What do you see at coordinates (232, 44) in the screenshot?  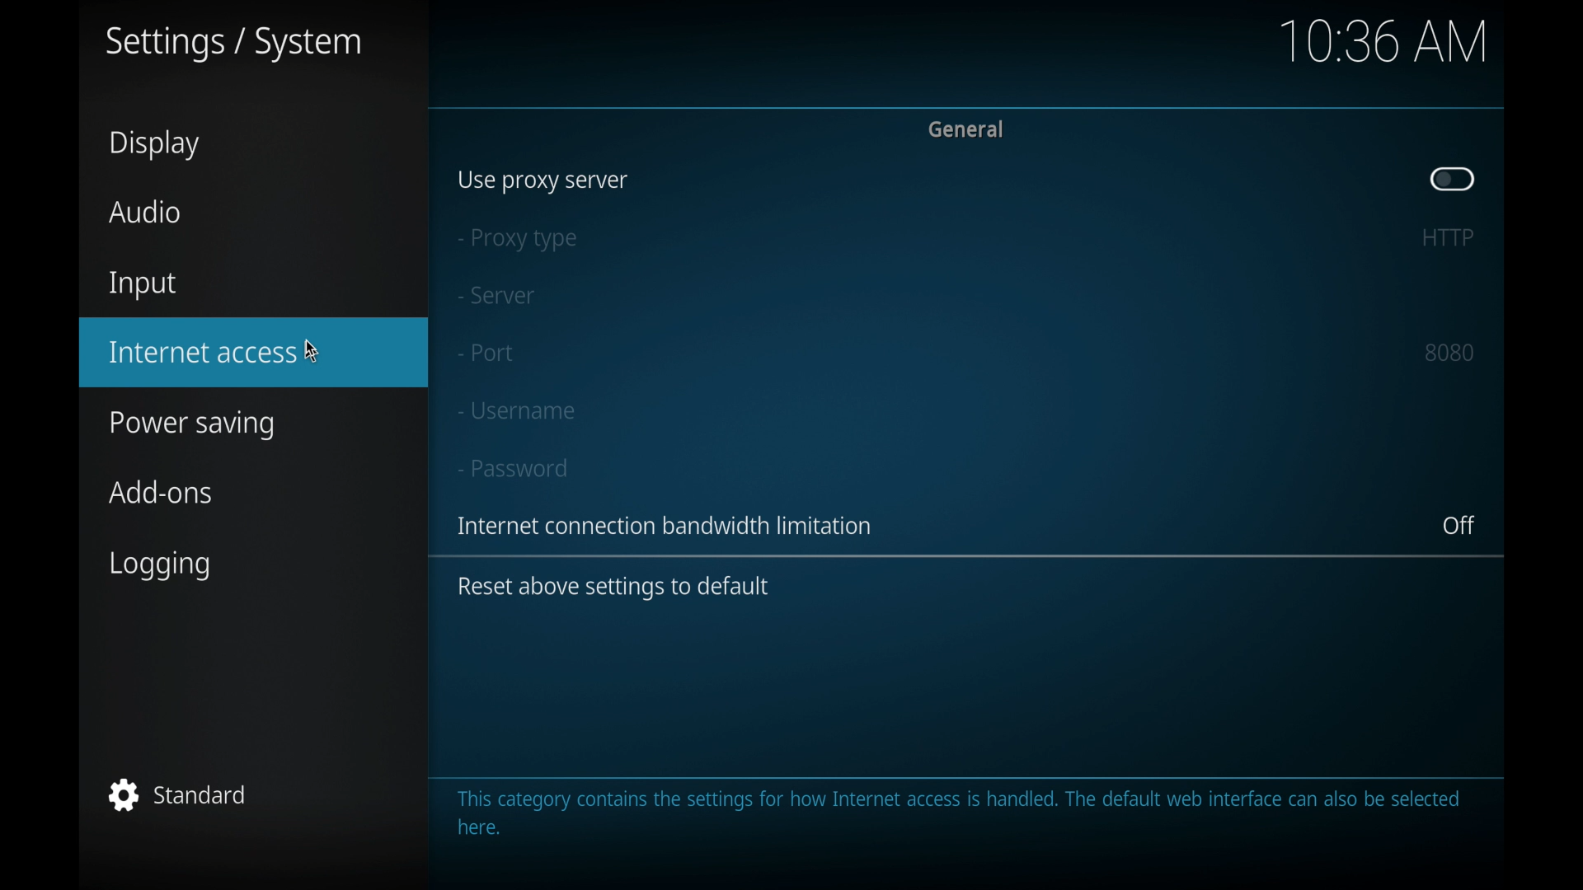 I see `settings/system` at bounding box center [232, 44].